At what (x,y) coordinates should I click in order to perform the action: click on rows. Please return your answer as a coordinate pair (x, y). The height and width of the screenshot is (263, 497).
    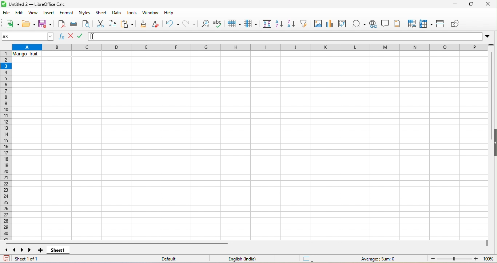
    Looking at the image, I should click on (7, 146).